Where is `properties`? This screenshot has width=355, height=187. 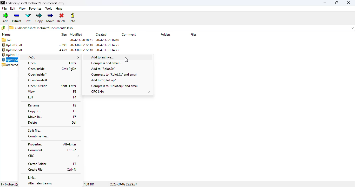 properties is located at coordinates (35, 144).